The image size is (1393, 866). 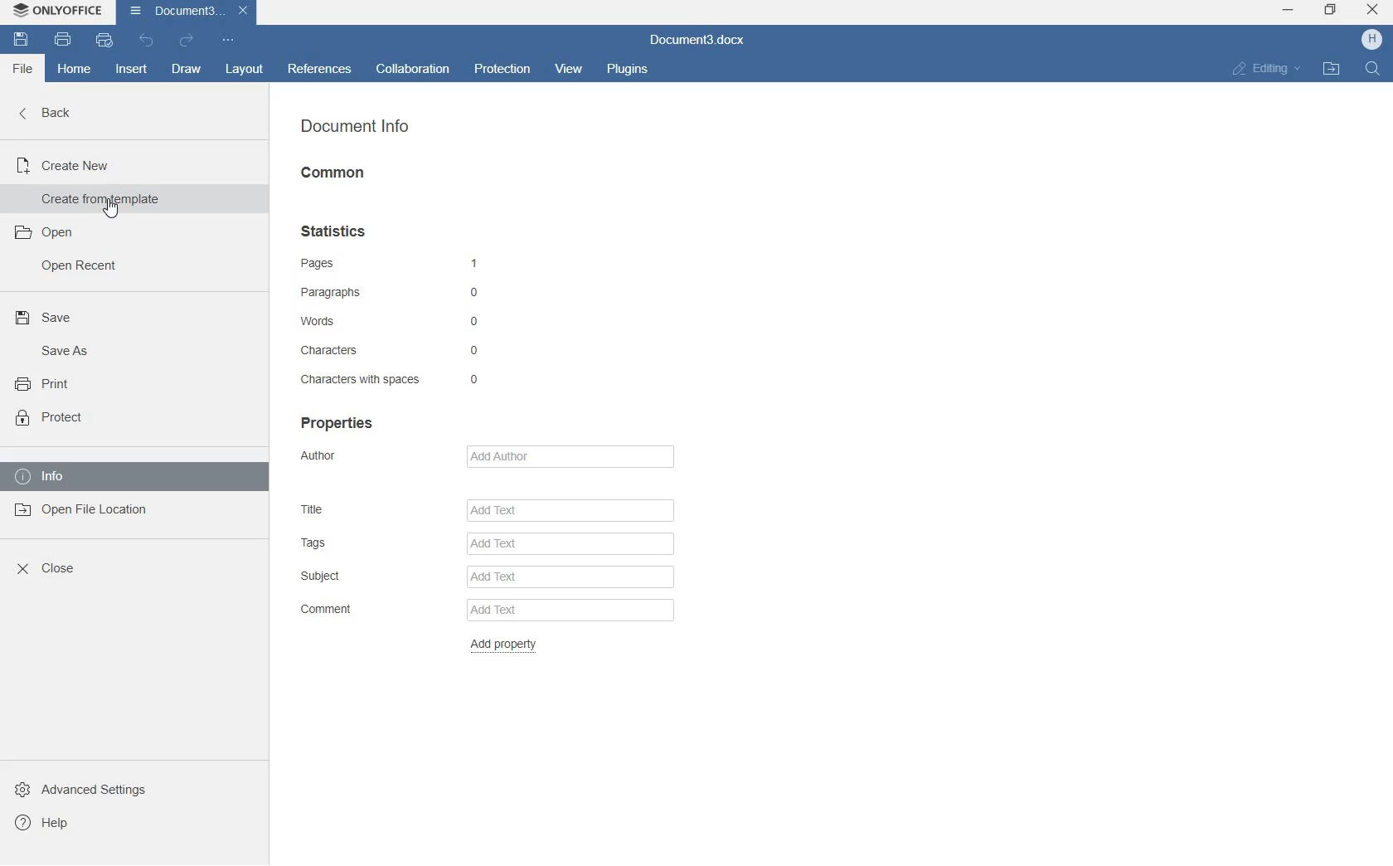 I want to click on print, so click(x=61, y=40).